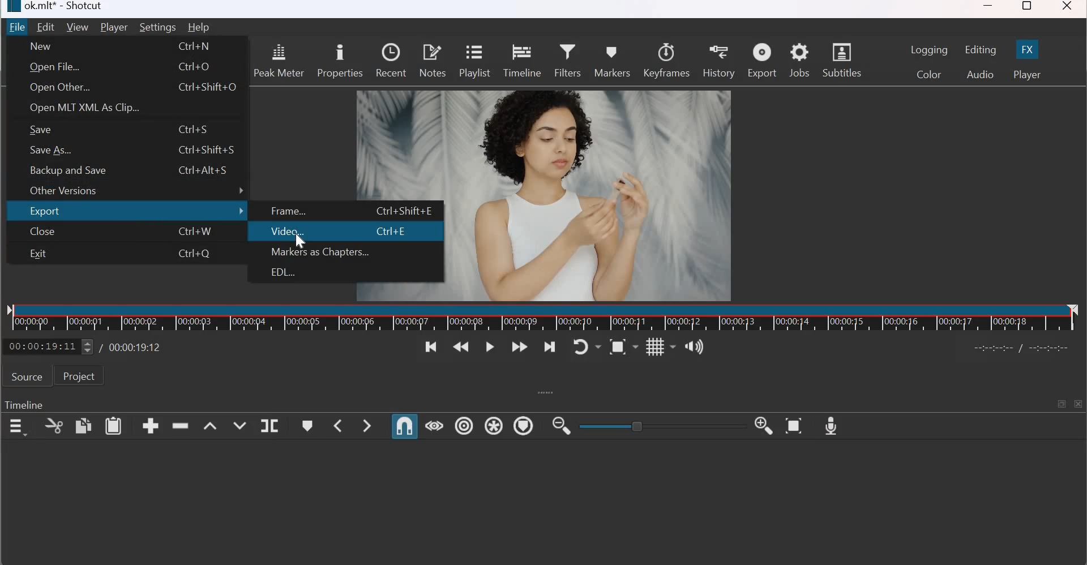 The height and width of the screenshot is (565, 1087). Describe the element at coordinates (24, 406) in the screenshot. I see `Timeline` at that location.